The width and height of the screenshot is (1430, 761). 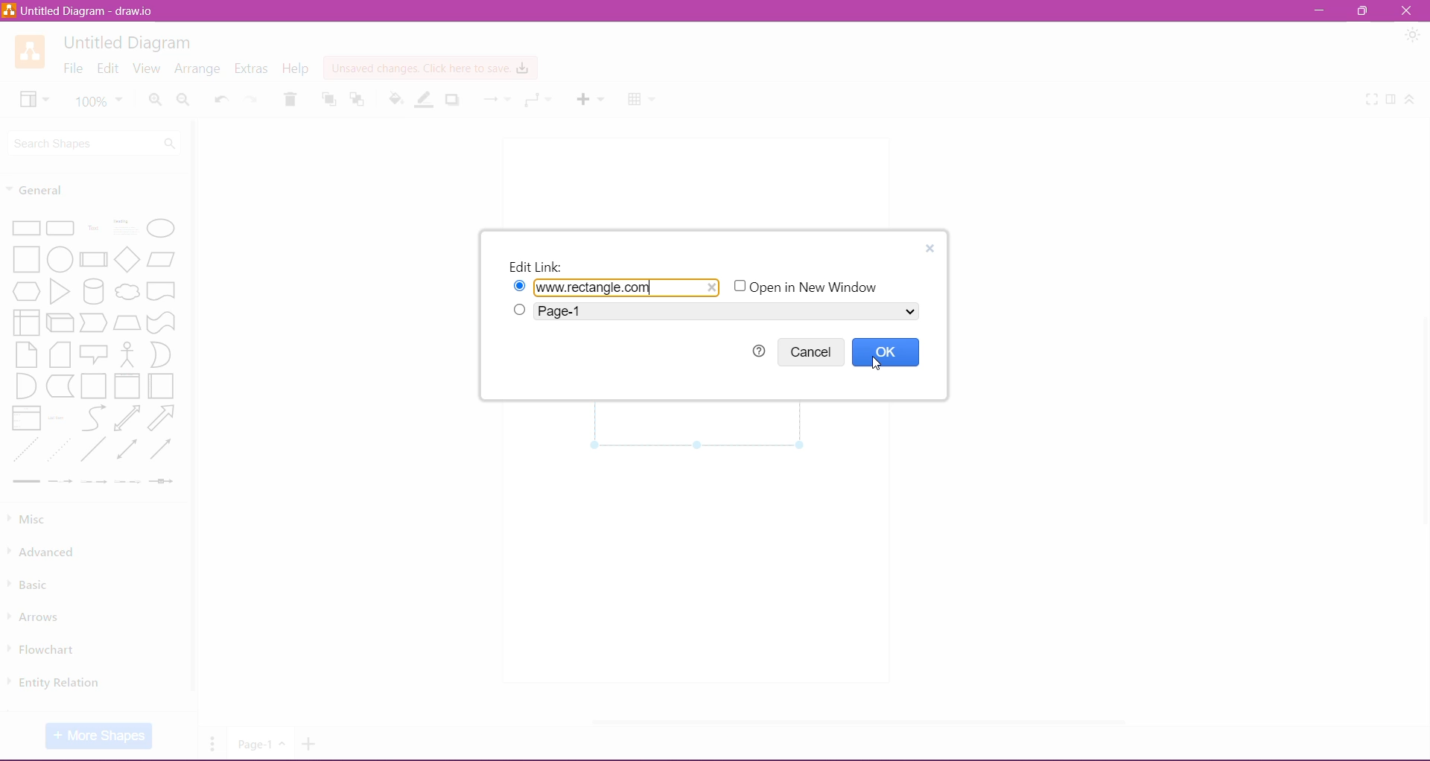 What do you see at coordinates (213, 743) in the screenshot?
I see `Pages` at bounding box center [213, 743].